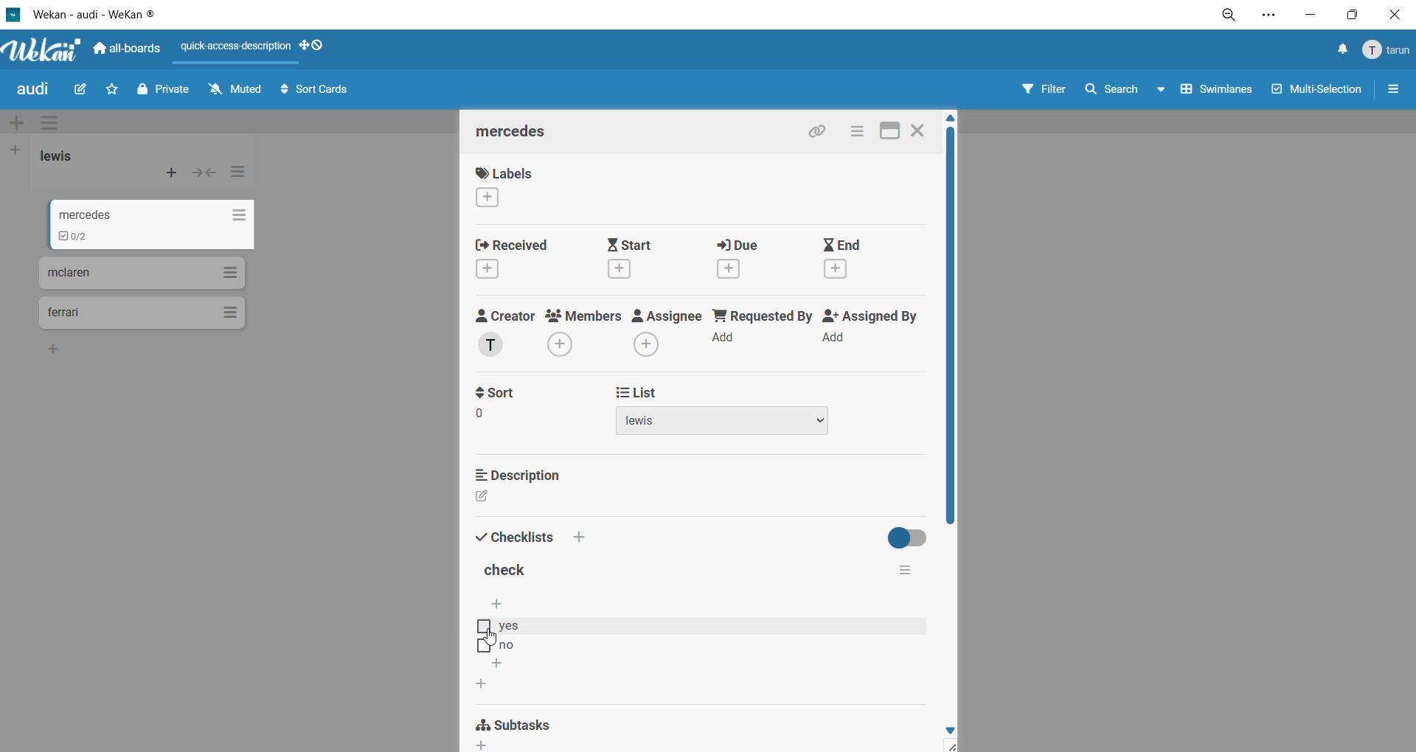 The height and width of the screenshot is (752, 1416). What do you see at coordinates (504, 605) in the screenshot?
I see `ad checklist item` at bounding box center [504, 605].